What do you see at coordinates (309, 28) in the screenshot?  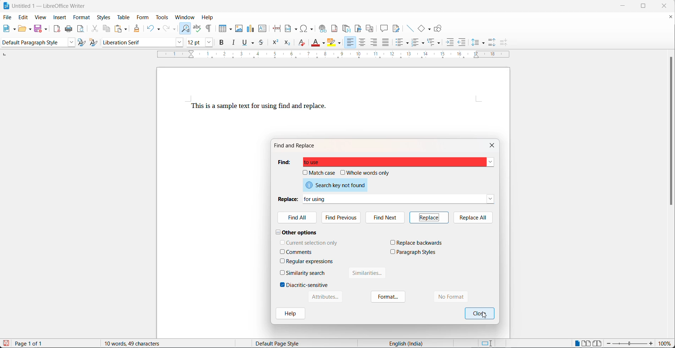 I see `insert special characters` at bounding box center [309, 28].